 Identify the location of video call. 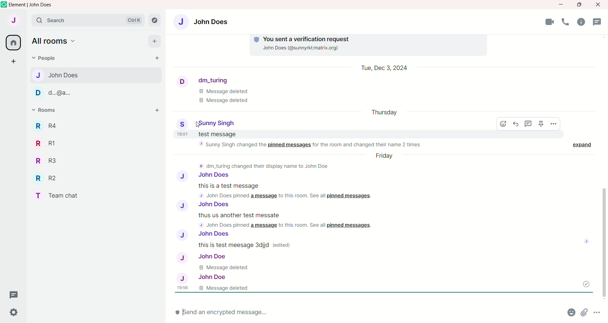
(549, 22).